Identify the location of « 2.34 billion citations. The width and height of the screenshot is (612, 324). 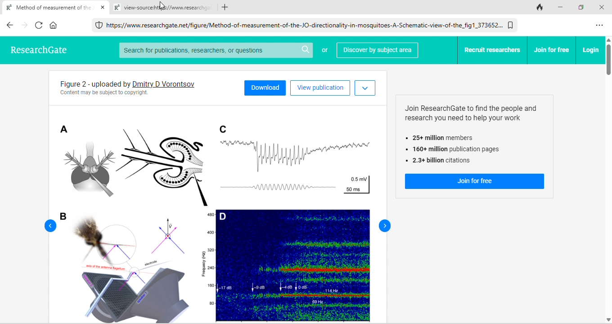
(440, 162).